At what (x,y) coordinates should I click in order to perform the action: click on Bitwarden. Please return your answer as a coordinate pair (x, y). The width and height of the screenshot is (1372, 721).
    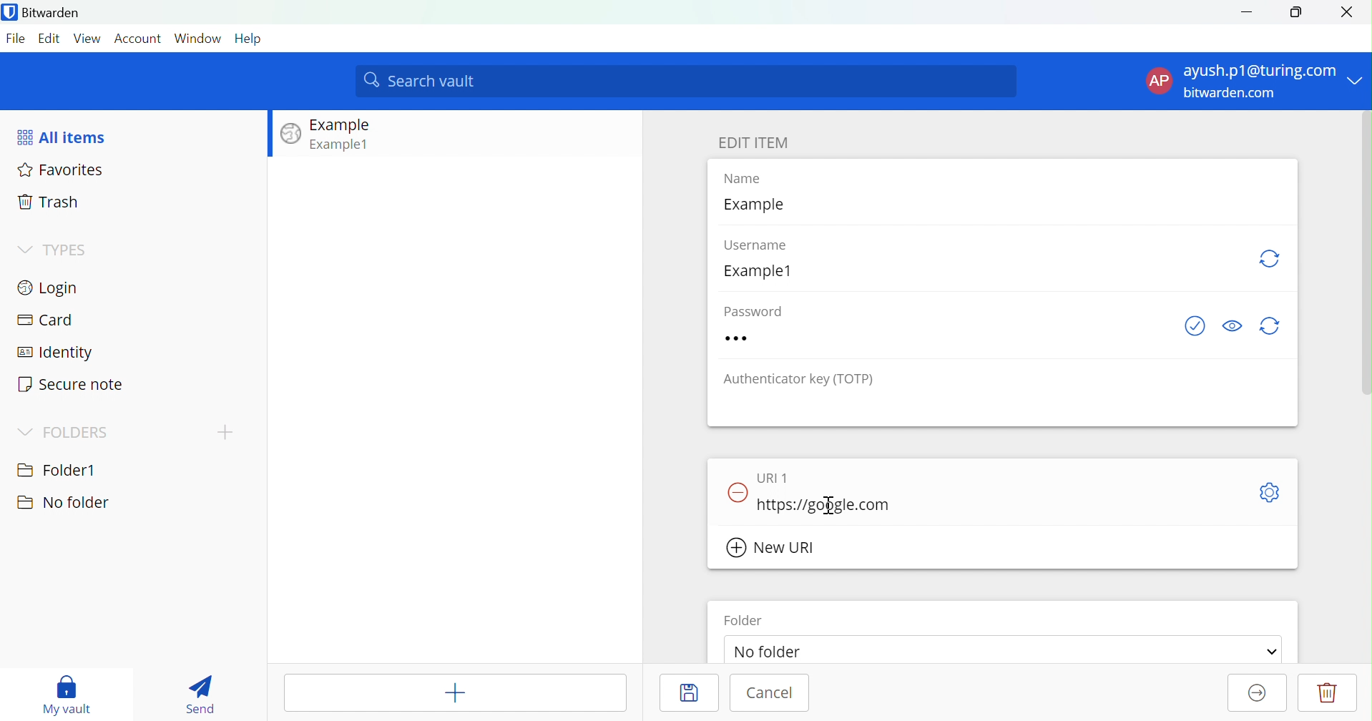
    Looking at the image, I should click on (45, 14).